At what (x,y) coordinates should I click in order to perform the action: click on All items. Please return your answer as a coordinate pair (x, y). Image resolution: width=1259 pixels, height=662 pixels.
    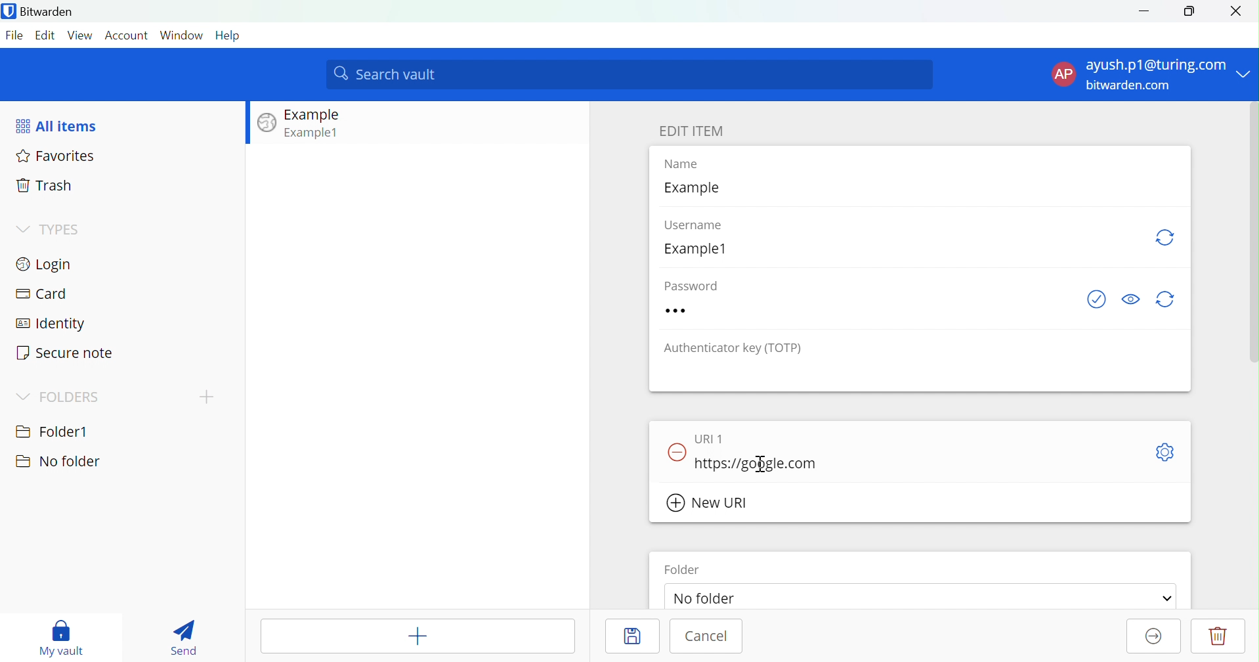
    Looking at the image, I should click on (58, 125).